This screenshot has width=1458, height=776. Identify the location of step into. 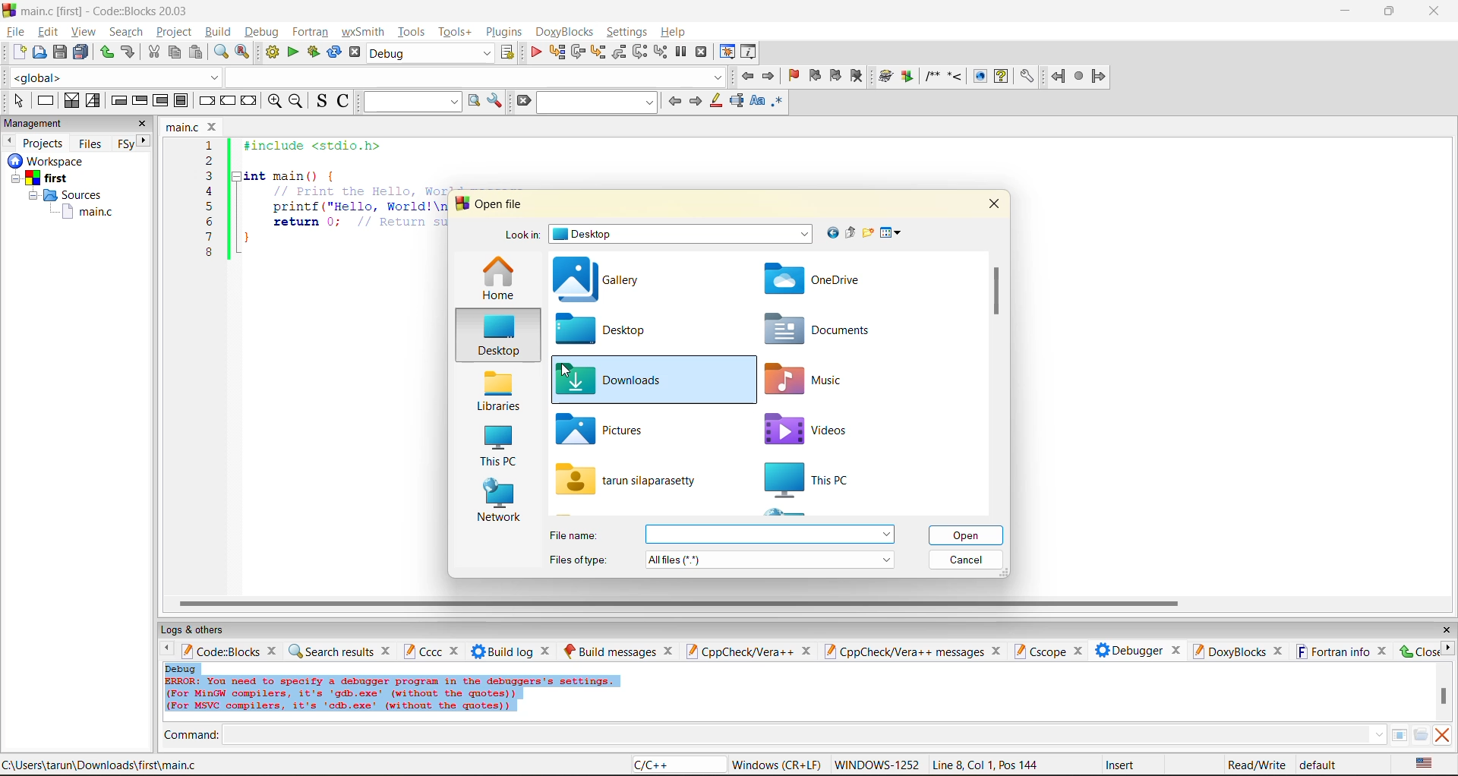
(955, 75).